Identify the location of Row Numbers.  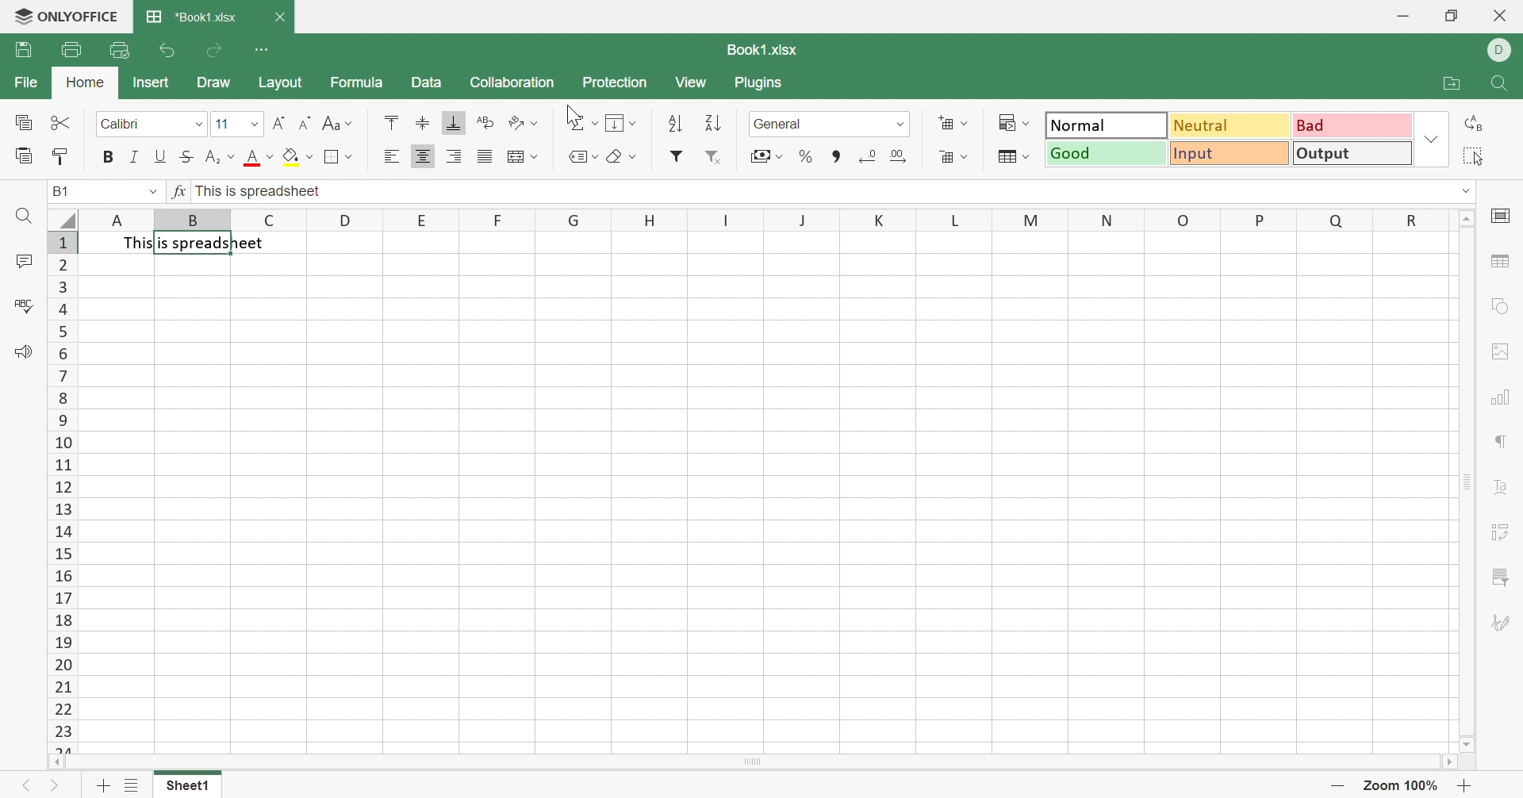
(62, 491).